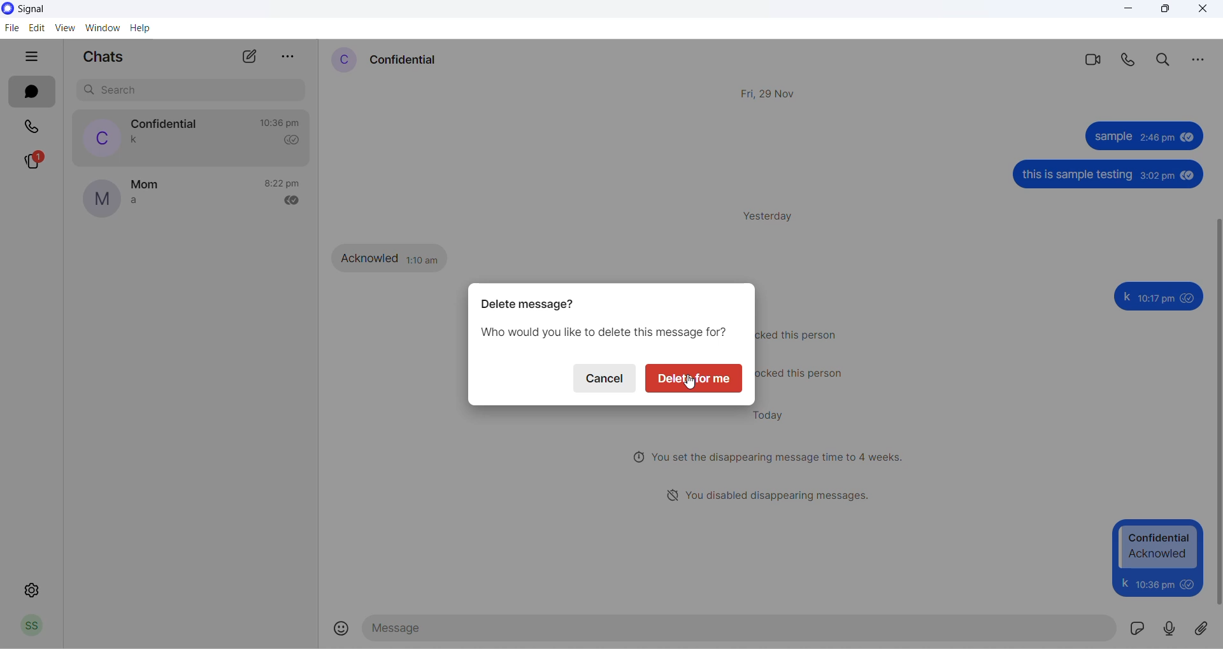 This screenshot has height=649, width=1223. What do you see at coordinates (603, 333) in the screenshot?
I see `‘Who would you like to delete this message for?` at bounding box center [603, 333].